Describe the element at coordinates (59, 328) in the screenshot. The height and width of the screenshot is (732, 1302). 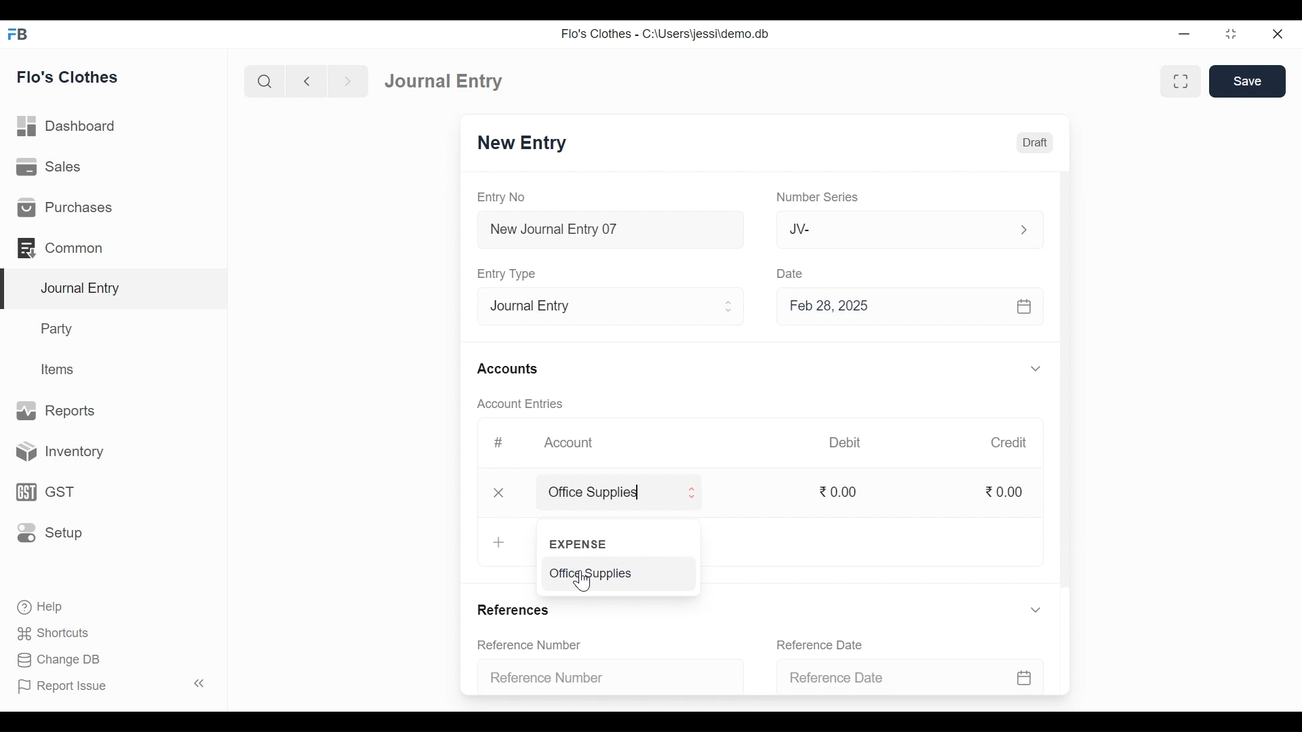
I see `Party` at that location.